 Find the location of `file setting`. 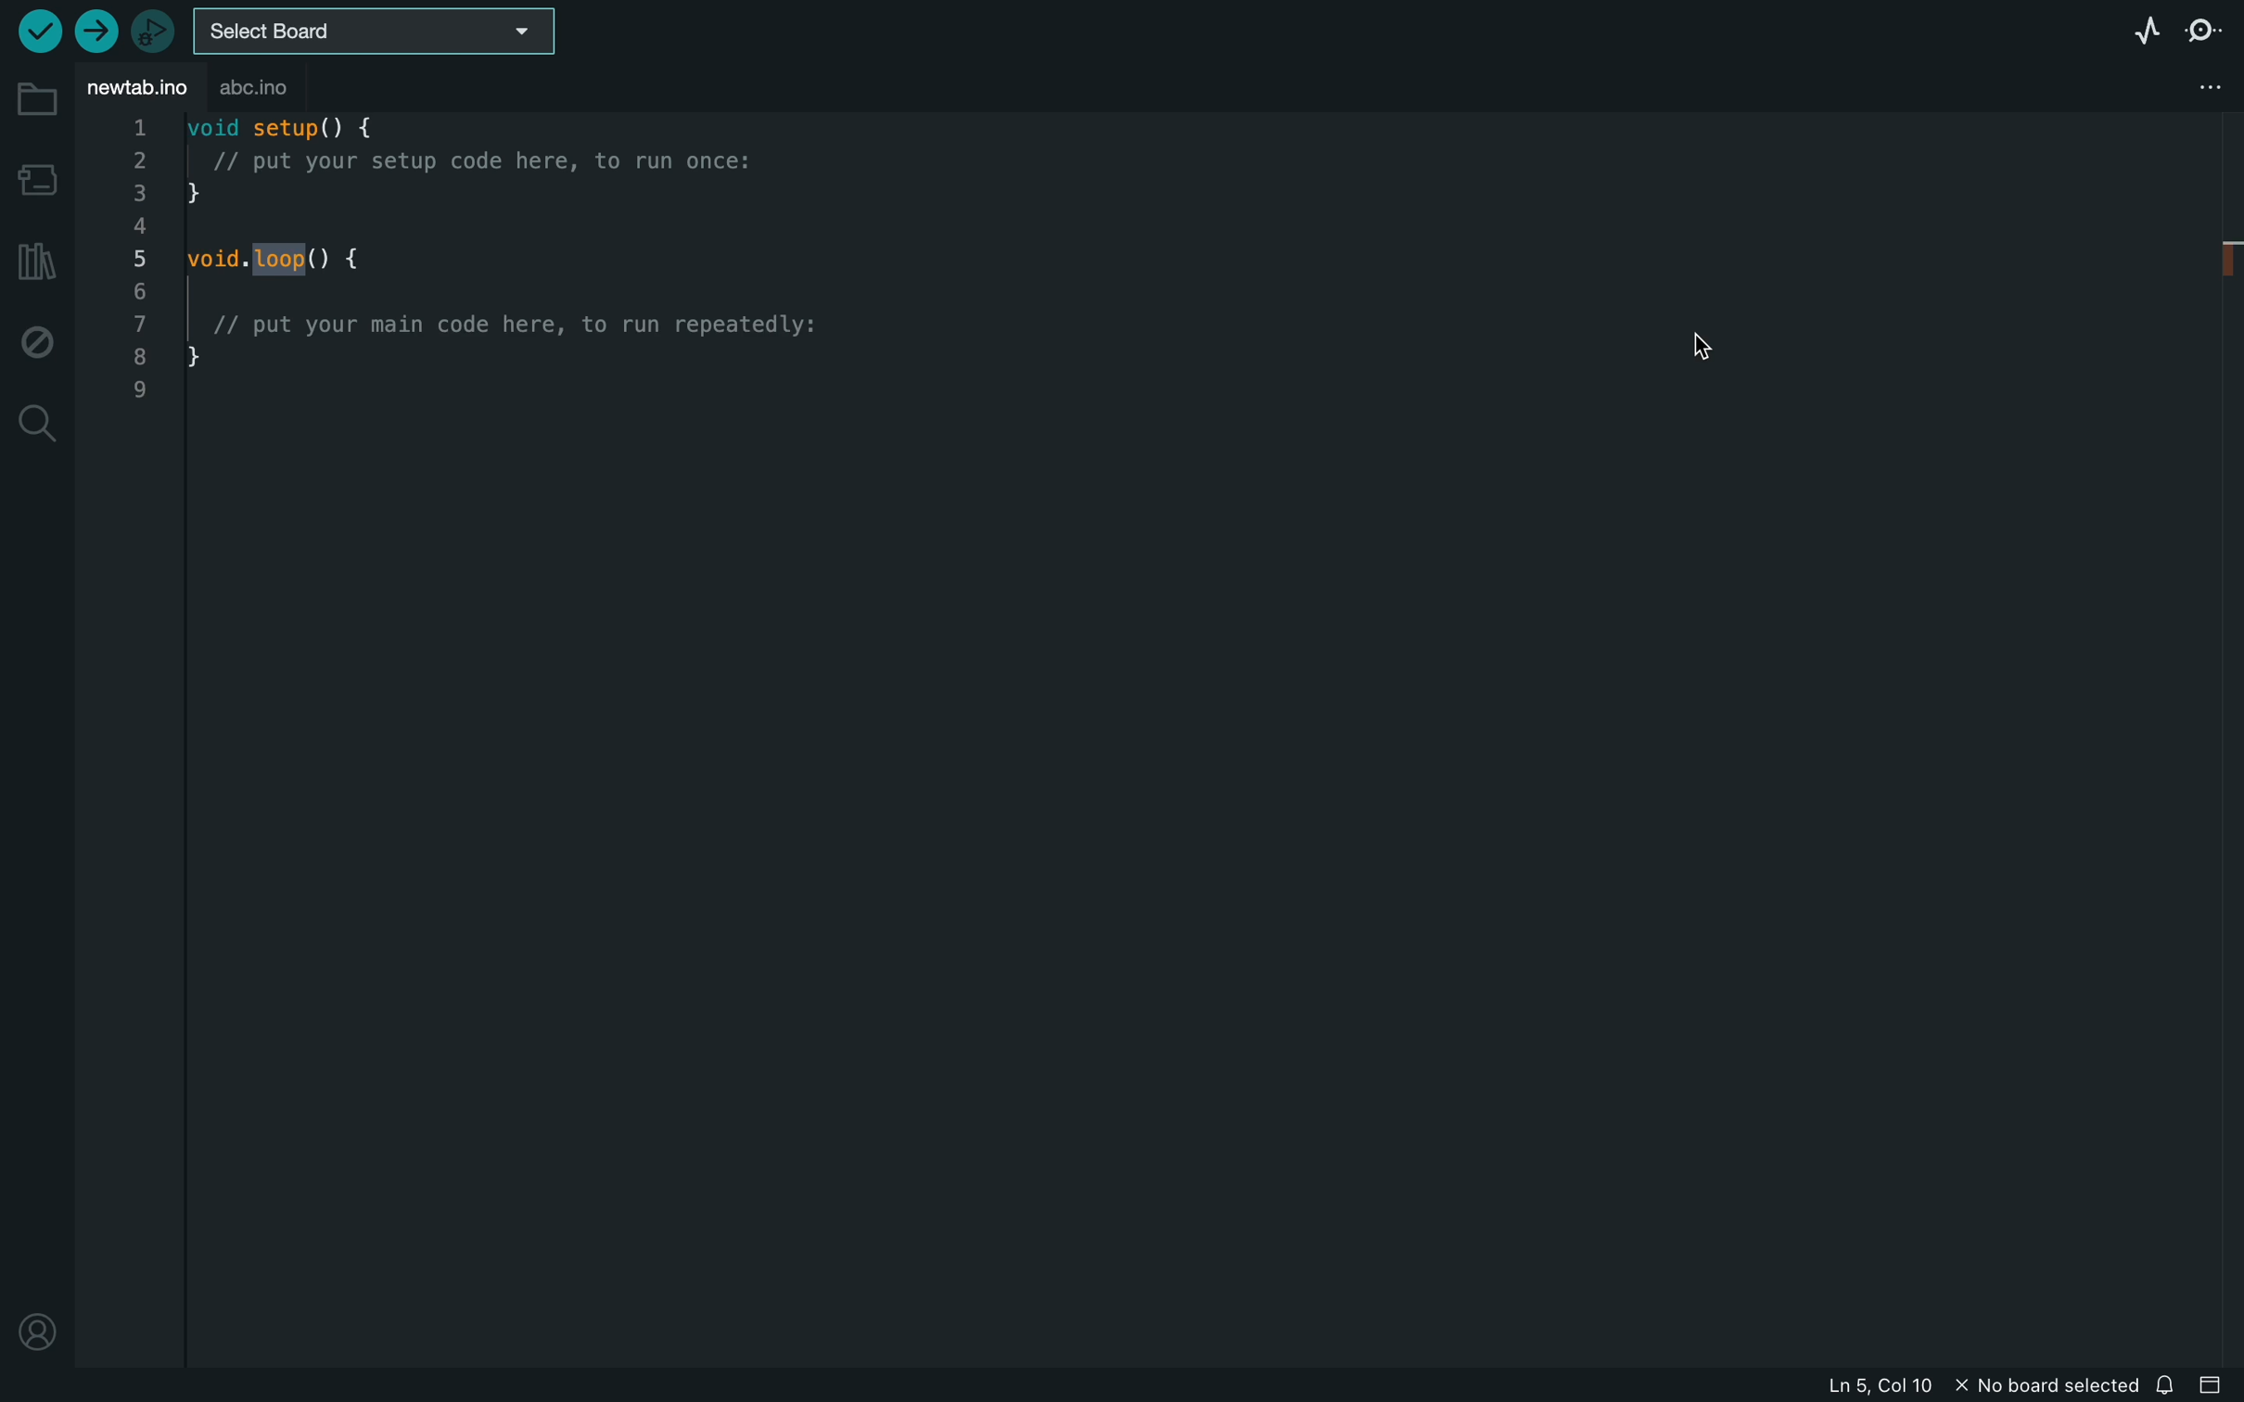

file setting is located at coordinates (2194, 85).